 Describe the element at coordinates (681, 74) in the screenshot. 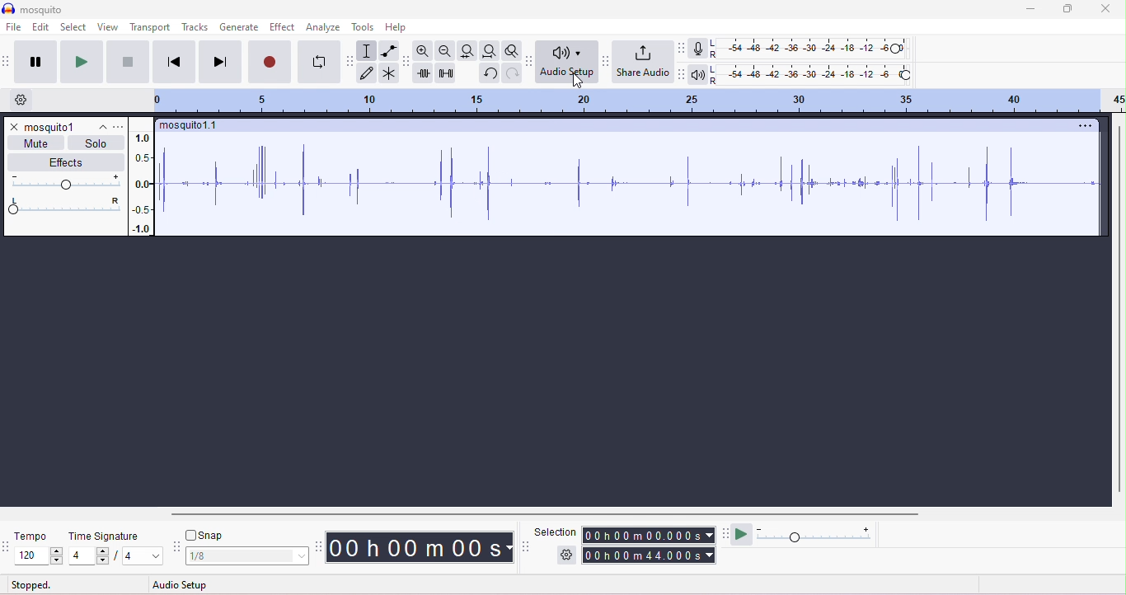

I see `audio set up tool bar` at that location.